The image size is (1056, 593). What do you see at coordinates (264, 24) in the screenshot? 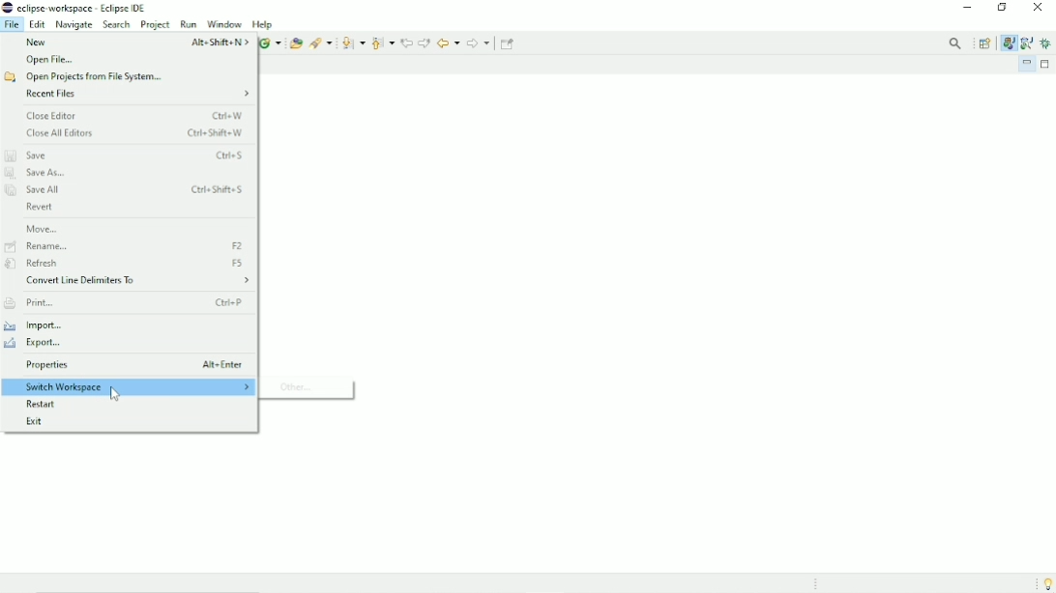
I see `Help` at bounding box center [264, 24].